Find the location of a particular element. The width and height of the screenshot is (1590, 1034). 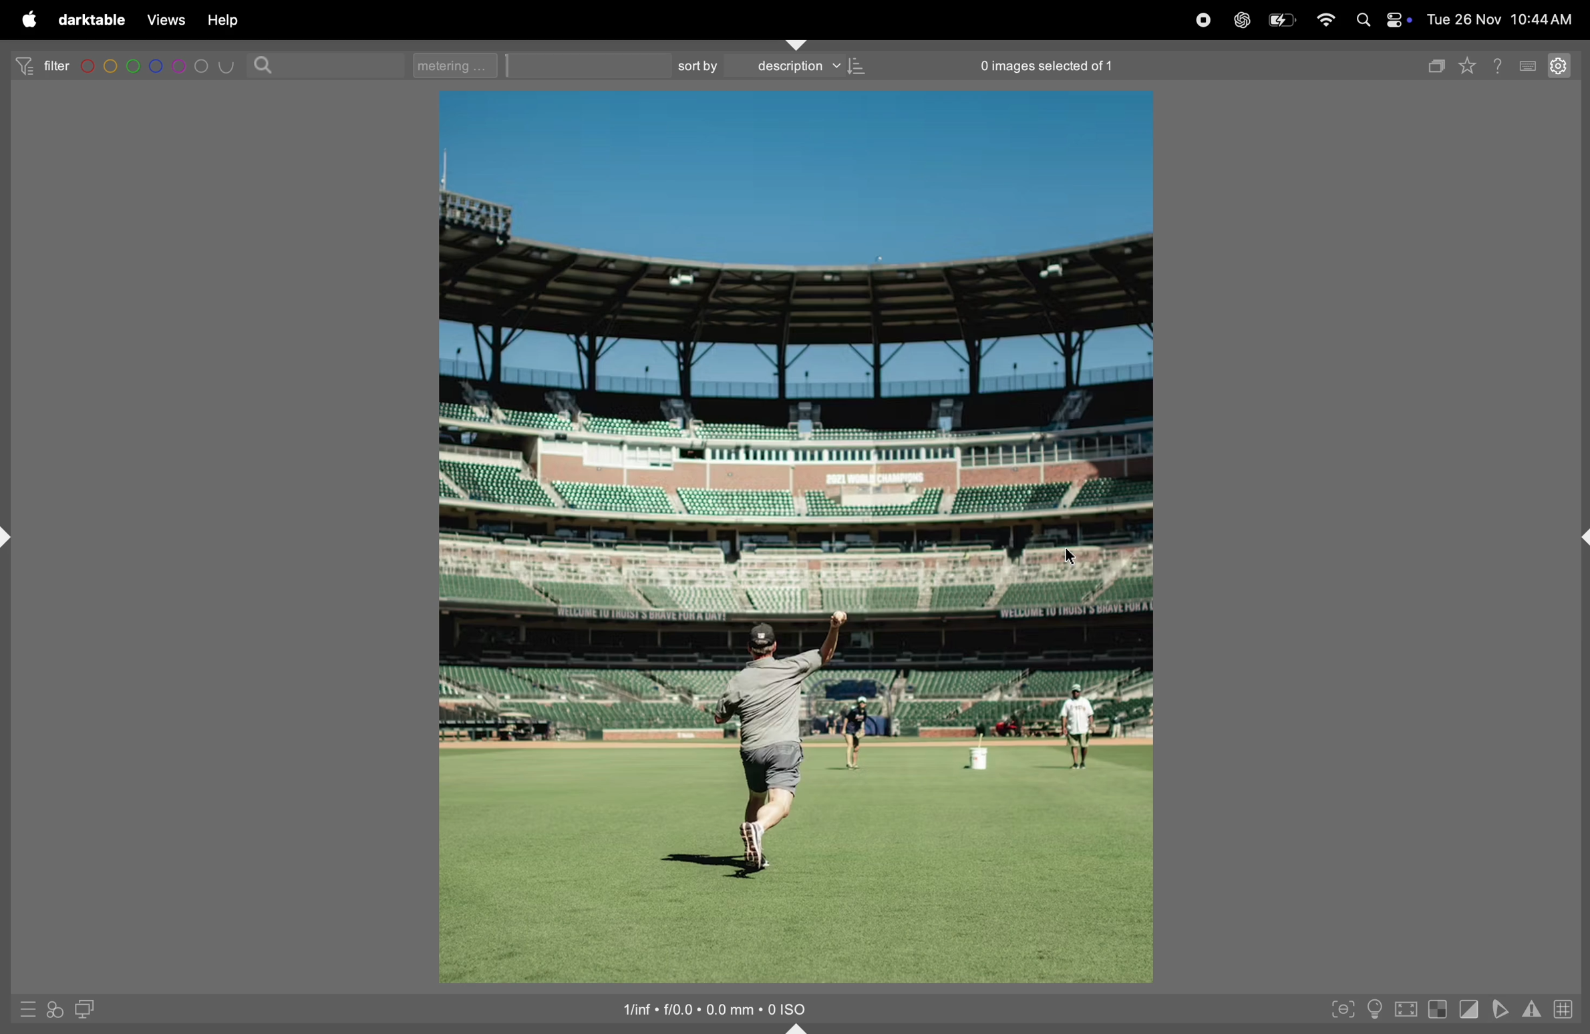

 is located at coordinates (1436, 65).